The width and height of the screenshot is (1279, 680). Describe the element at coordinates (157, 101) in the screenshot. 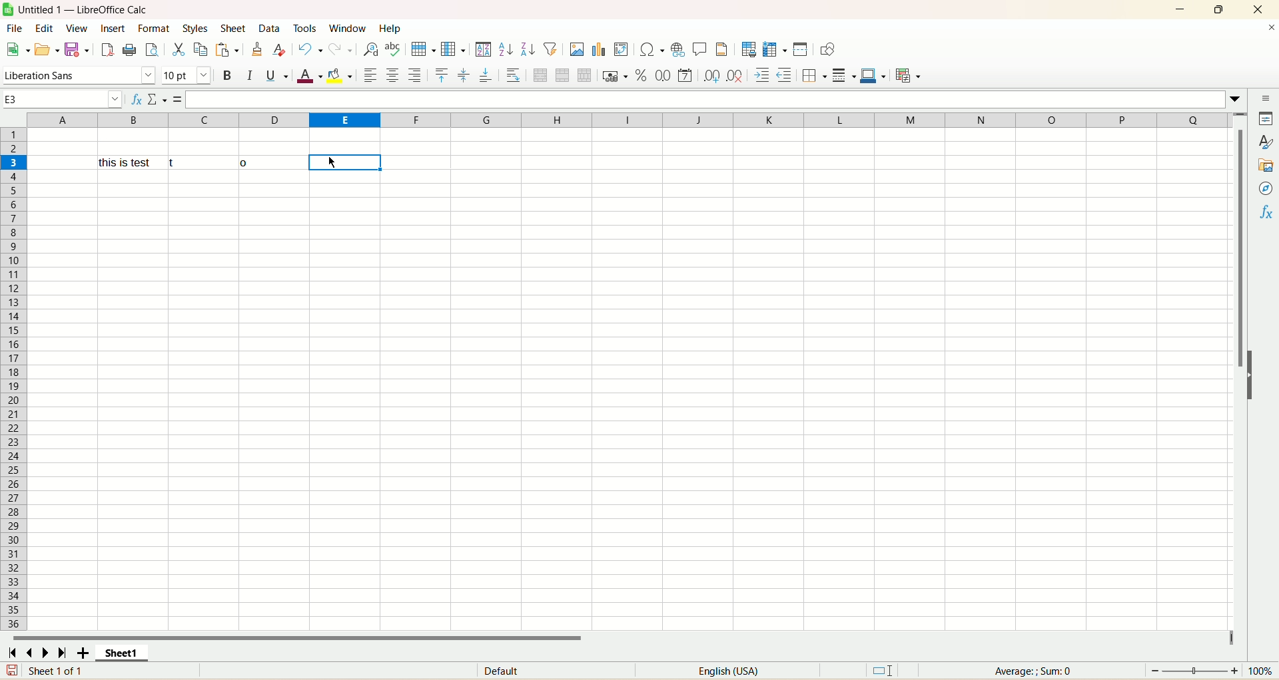

I see `select function` at that location.